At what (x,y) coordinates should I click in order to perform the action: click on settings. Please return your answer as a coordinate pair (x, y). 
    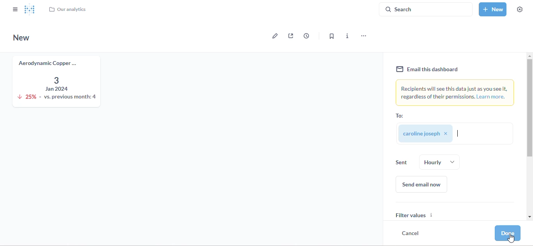
    Looking at the image, I should click on (520, 9).